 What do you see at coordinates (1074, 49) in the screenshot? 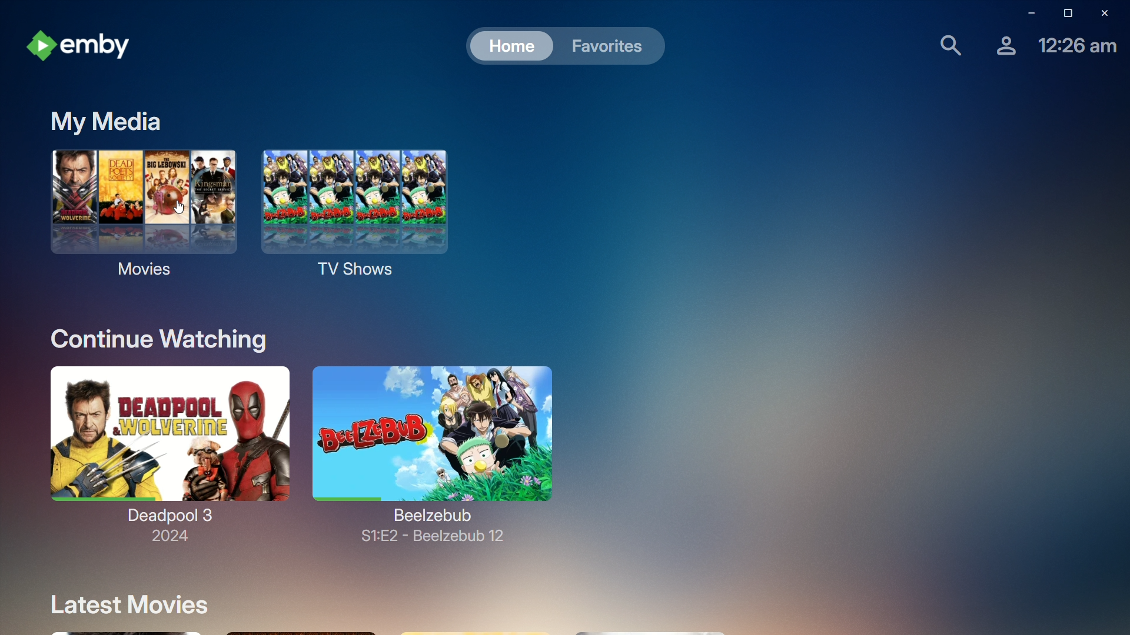
I see `Time` at bounding box center [1074, 49].